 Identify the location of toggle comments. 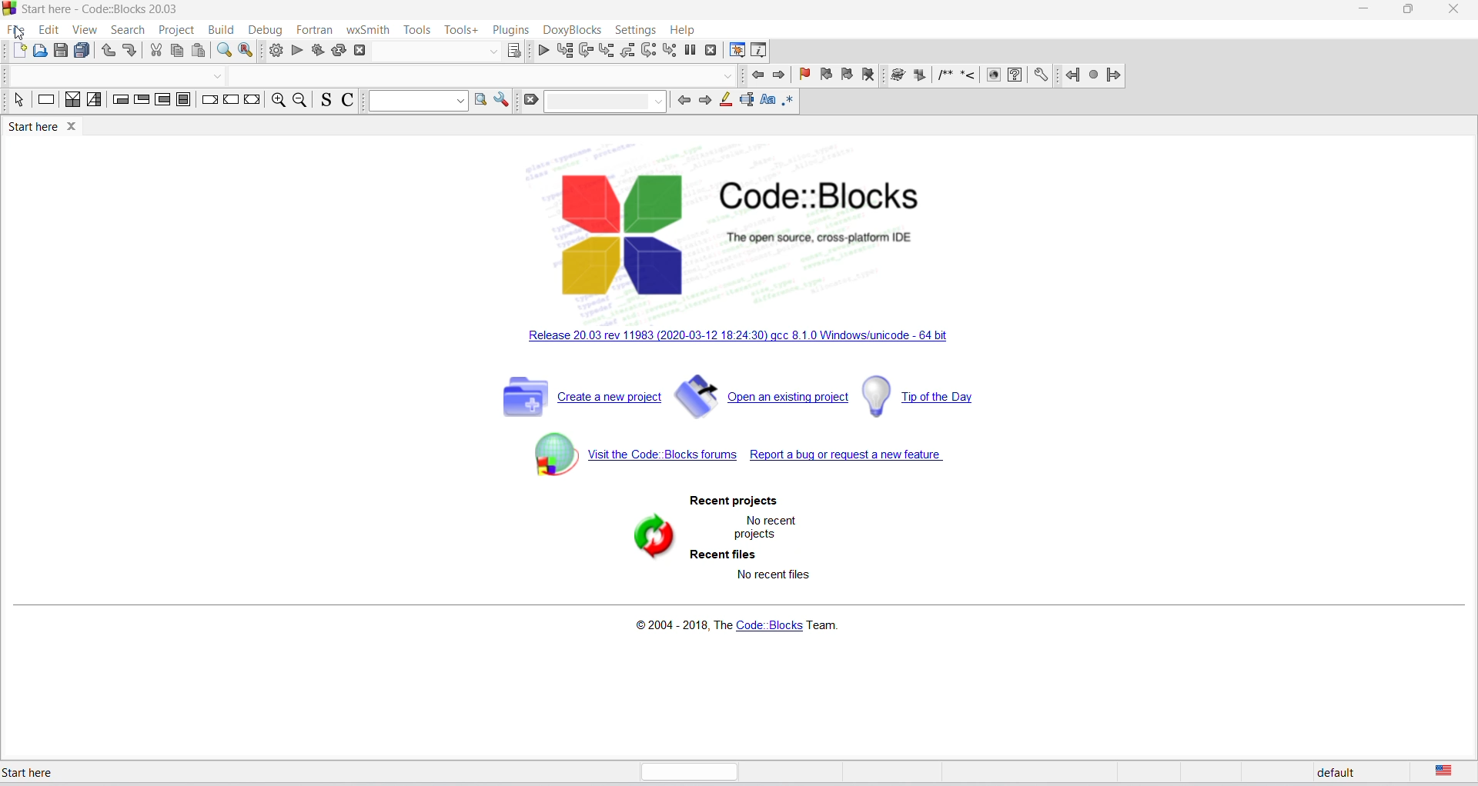
(349, 101).